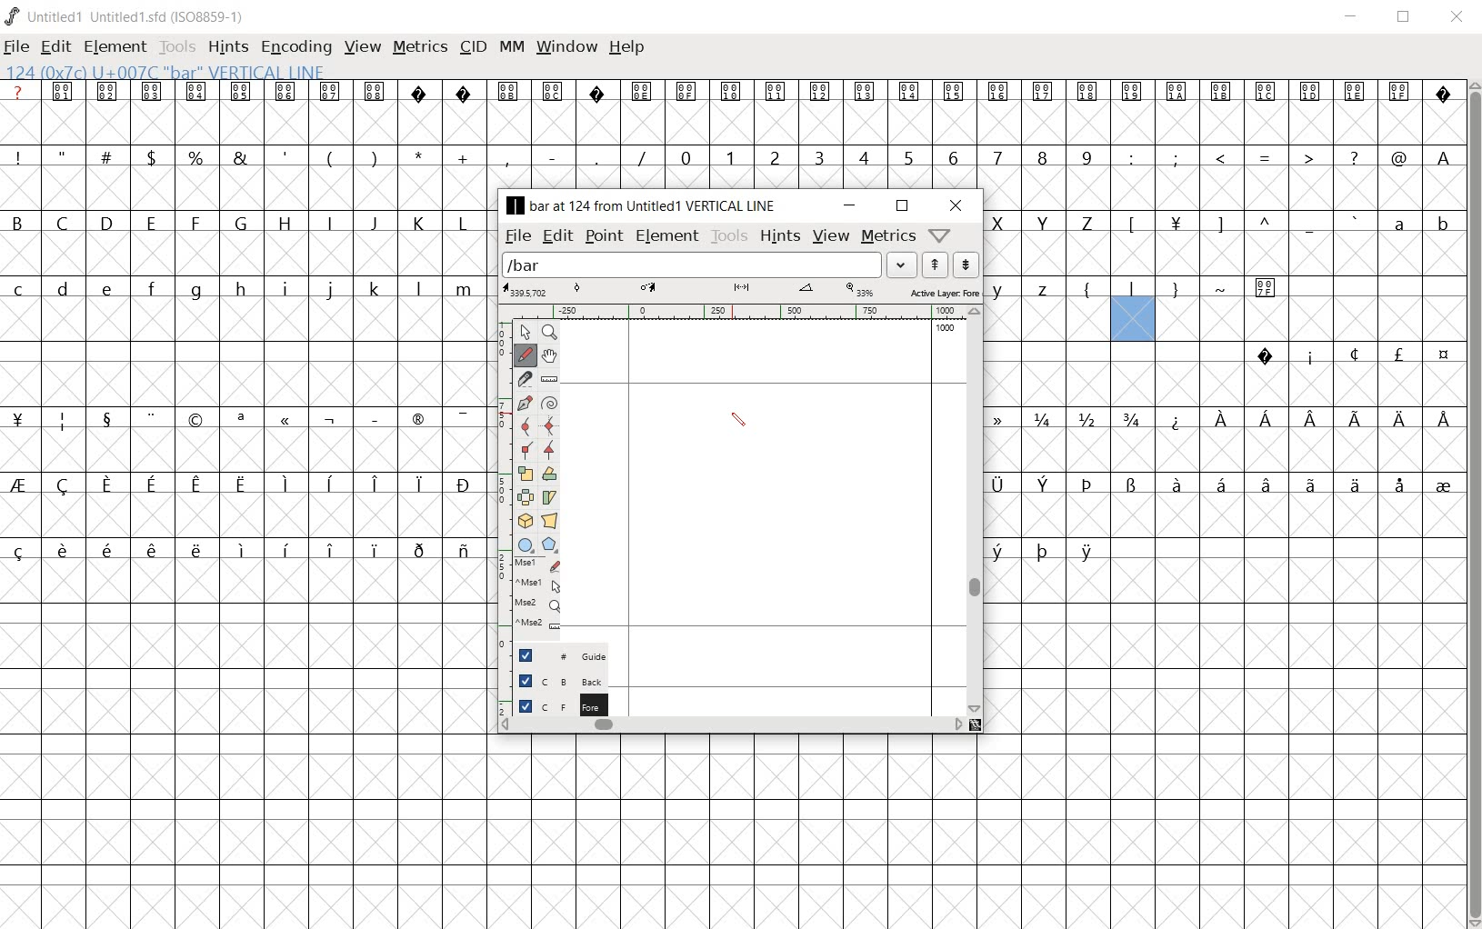  What do you see at coordinates (550, 497) in the screenshot?
I see `skew the selection` at bounding box center [550, 497].